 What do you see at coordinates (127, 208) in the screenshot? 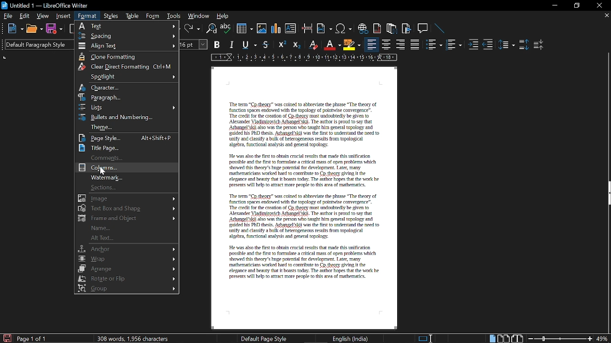
I see `This box and shape` at bounding box center [127, 208].